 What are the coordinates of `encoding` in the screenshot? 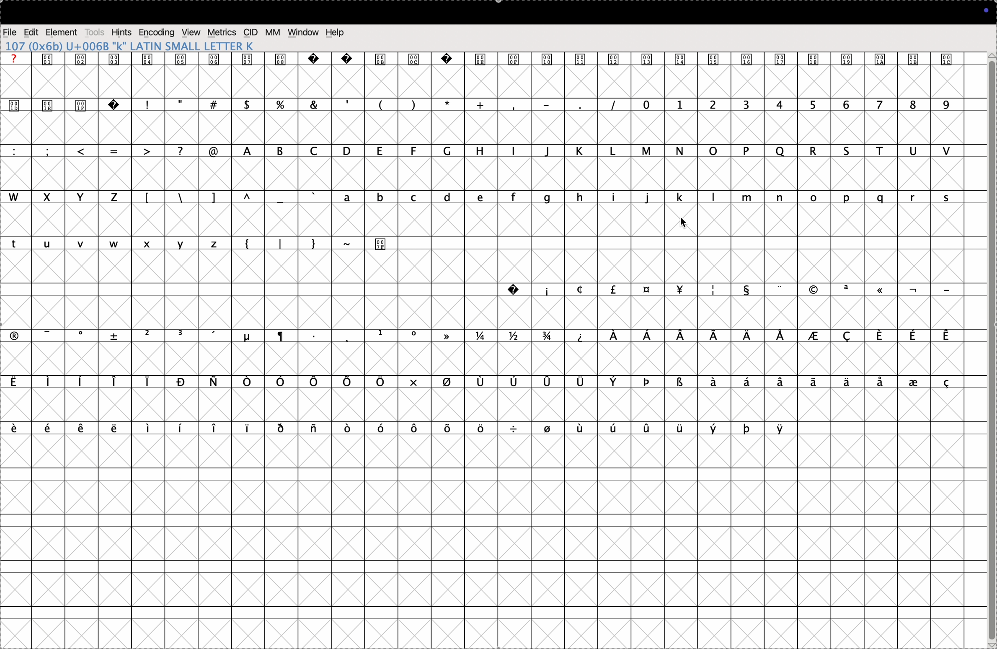 It's located at (157, 32).